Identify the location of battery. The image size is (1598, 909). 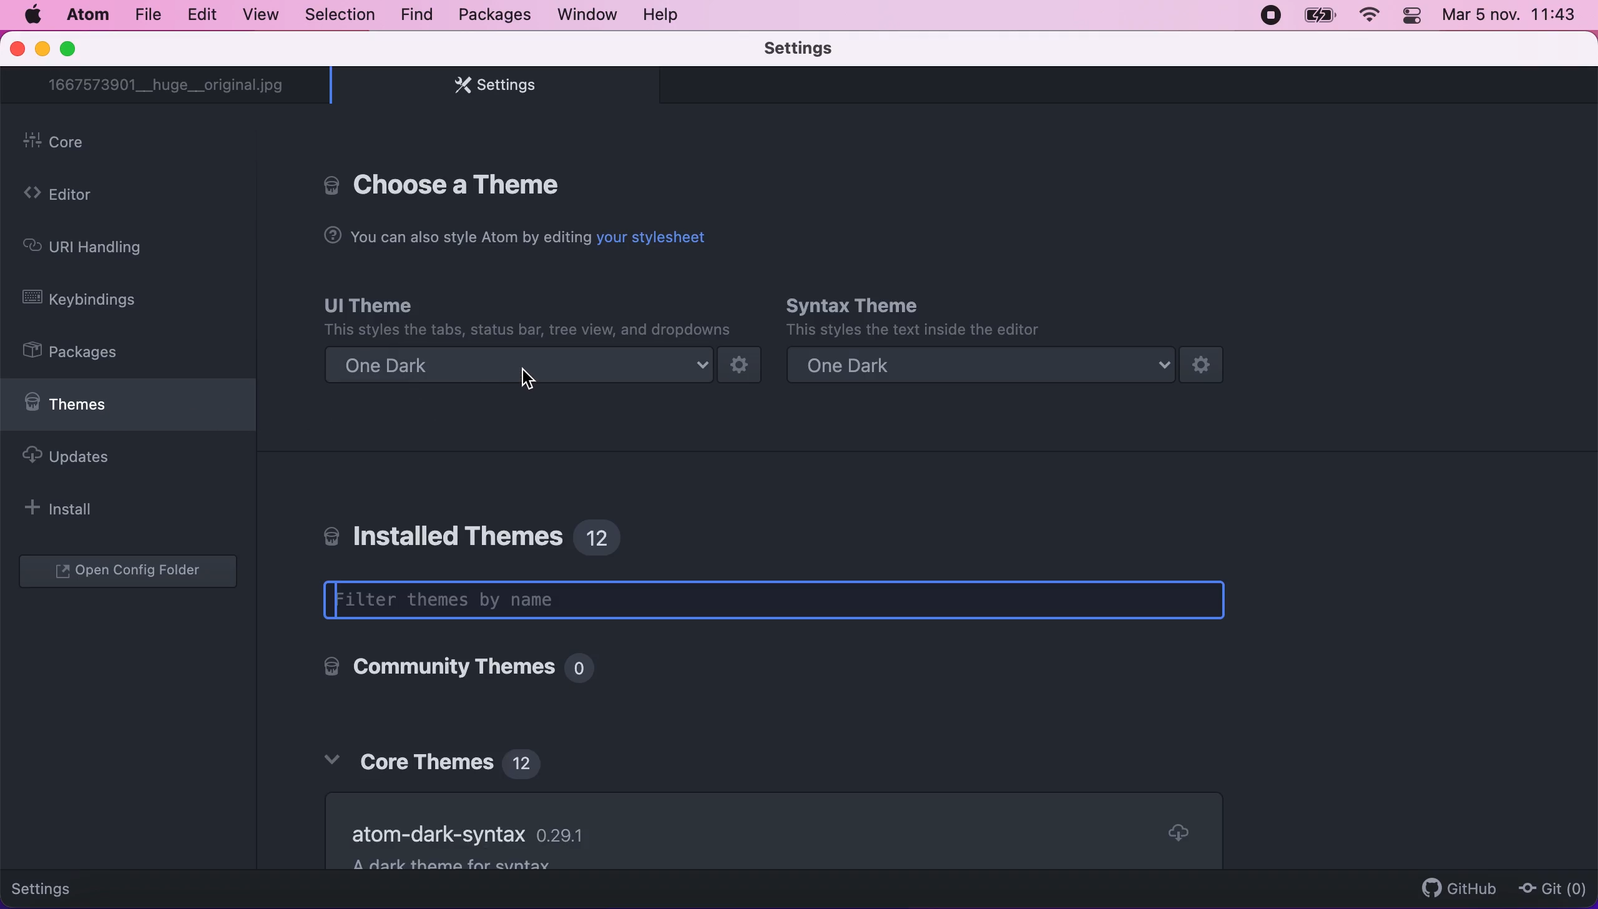
(1318, 17).